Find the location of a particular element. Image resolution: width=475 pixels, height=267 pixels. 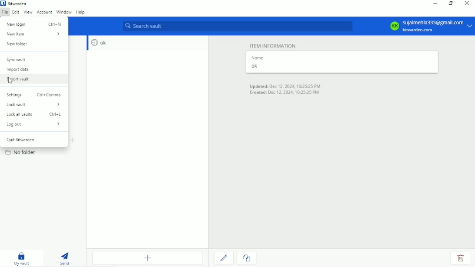

Lock vault is located at coordinates (34, 105).